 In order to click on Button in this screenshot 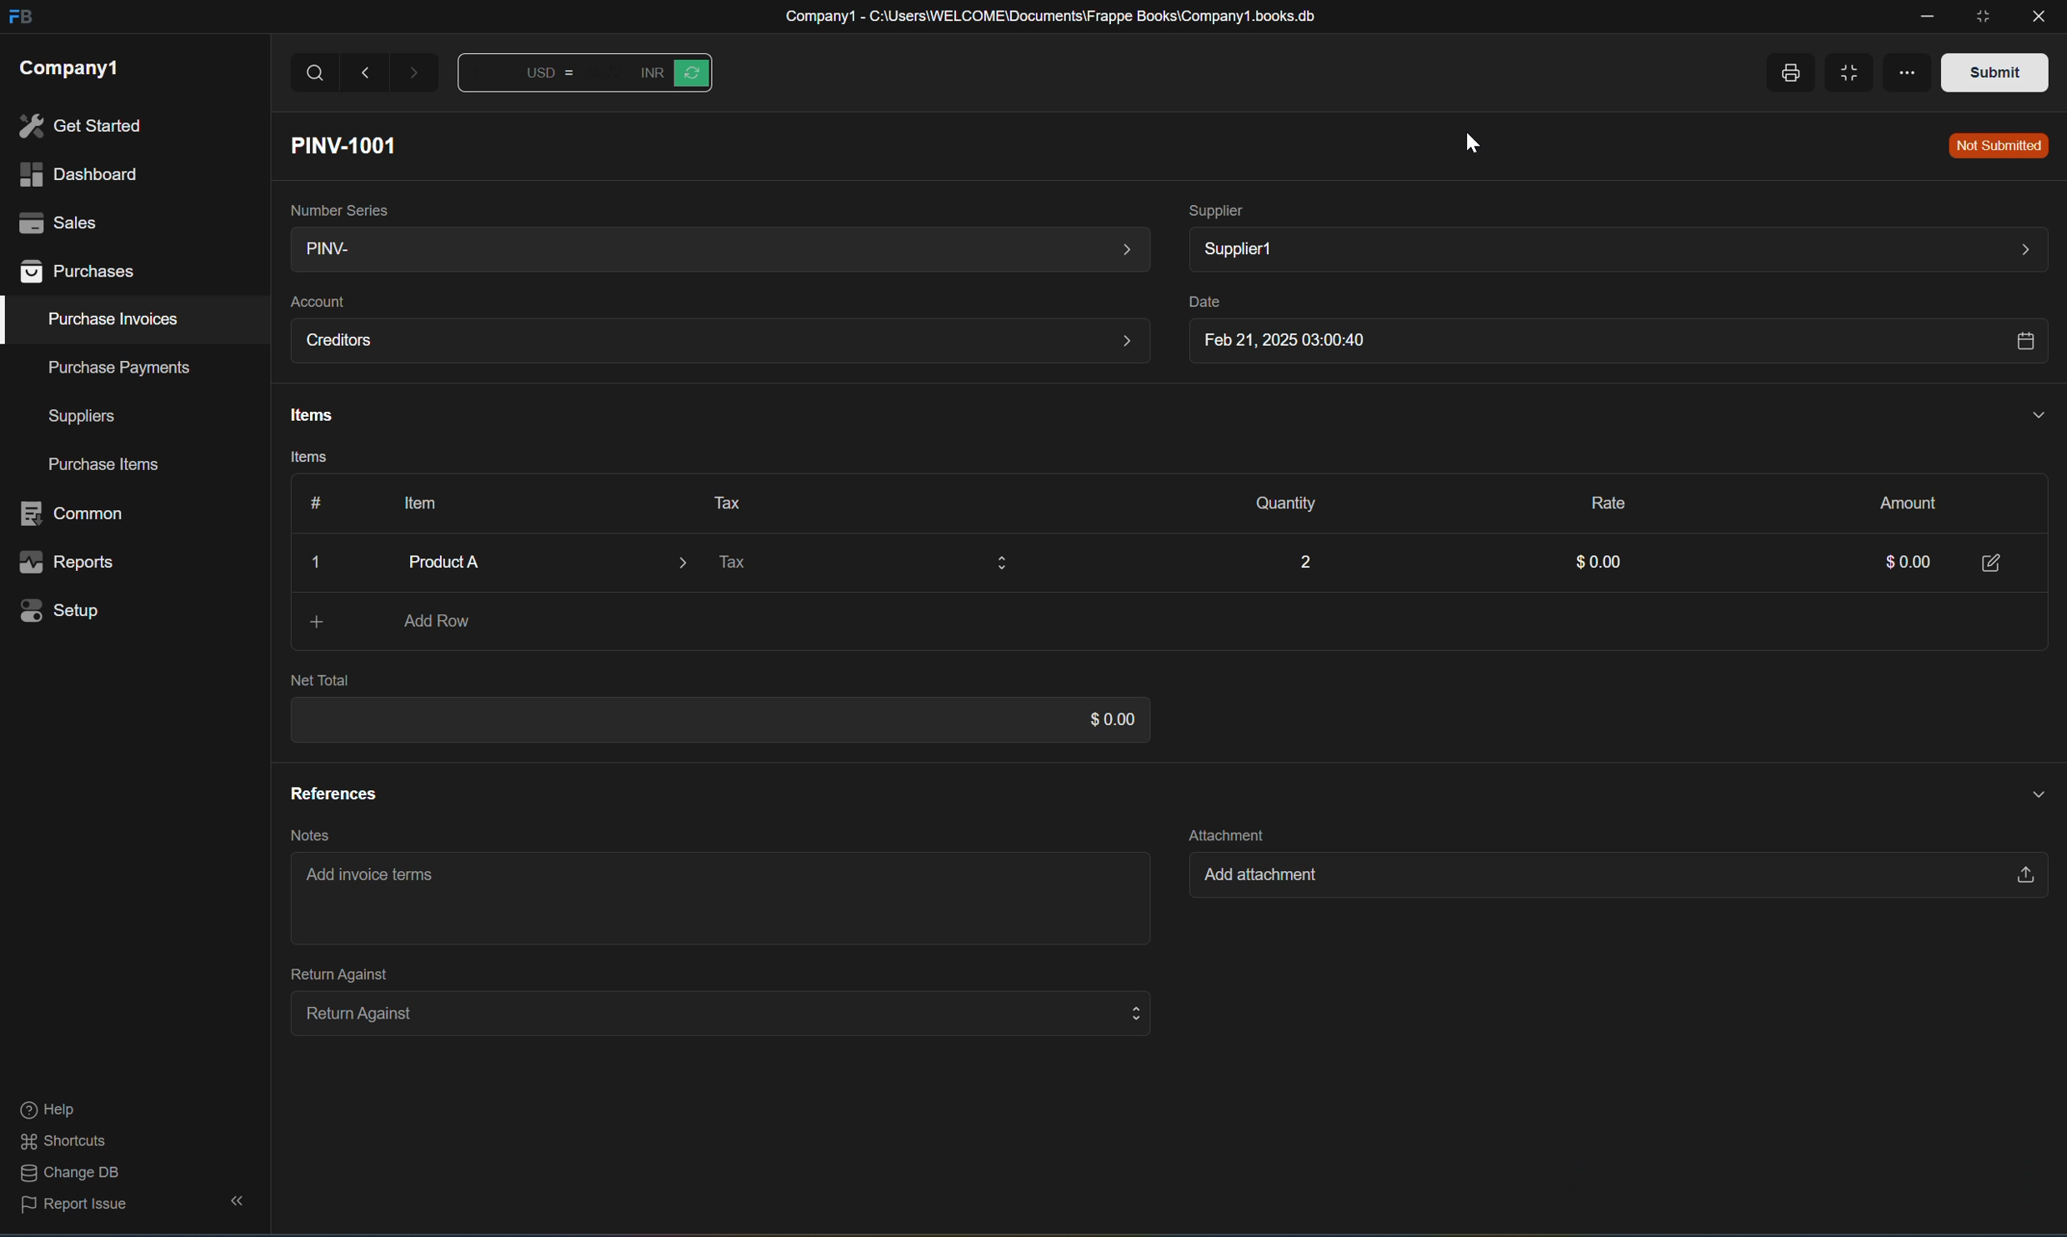, I will do `click(525, 77)`.